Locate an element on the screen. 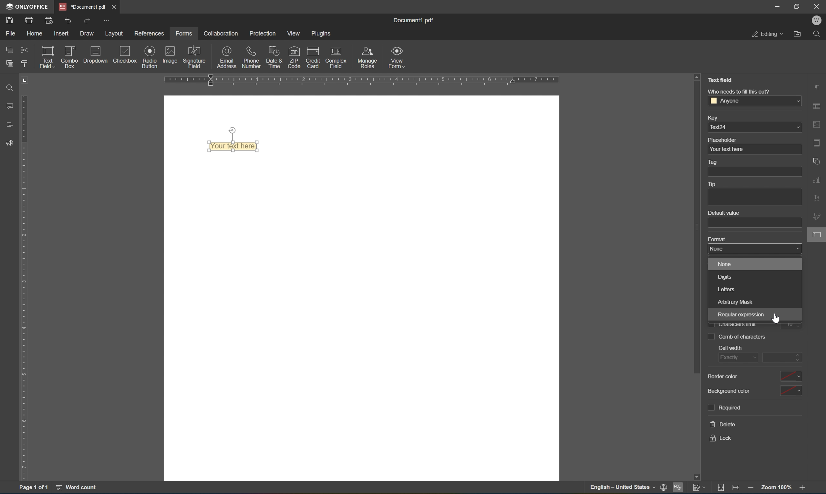 Image resolution: width=826 pixels, height=494 pixels. phone number is located at coordinates (251, 57).